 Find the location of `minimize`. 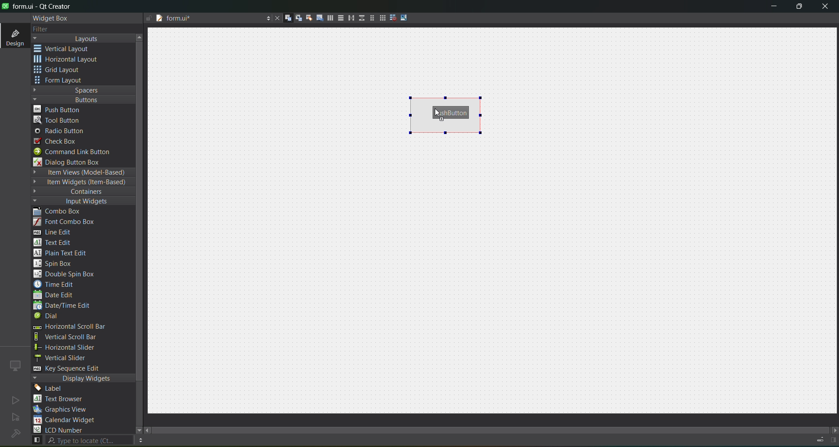

minimize is located at coordinates (774, 8).